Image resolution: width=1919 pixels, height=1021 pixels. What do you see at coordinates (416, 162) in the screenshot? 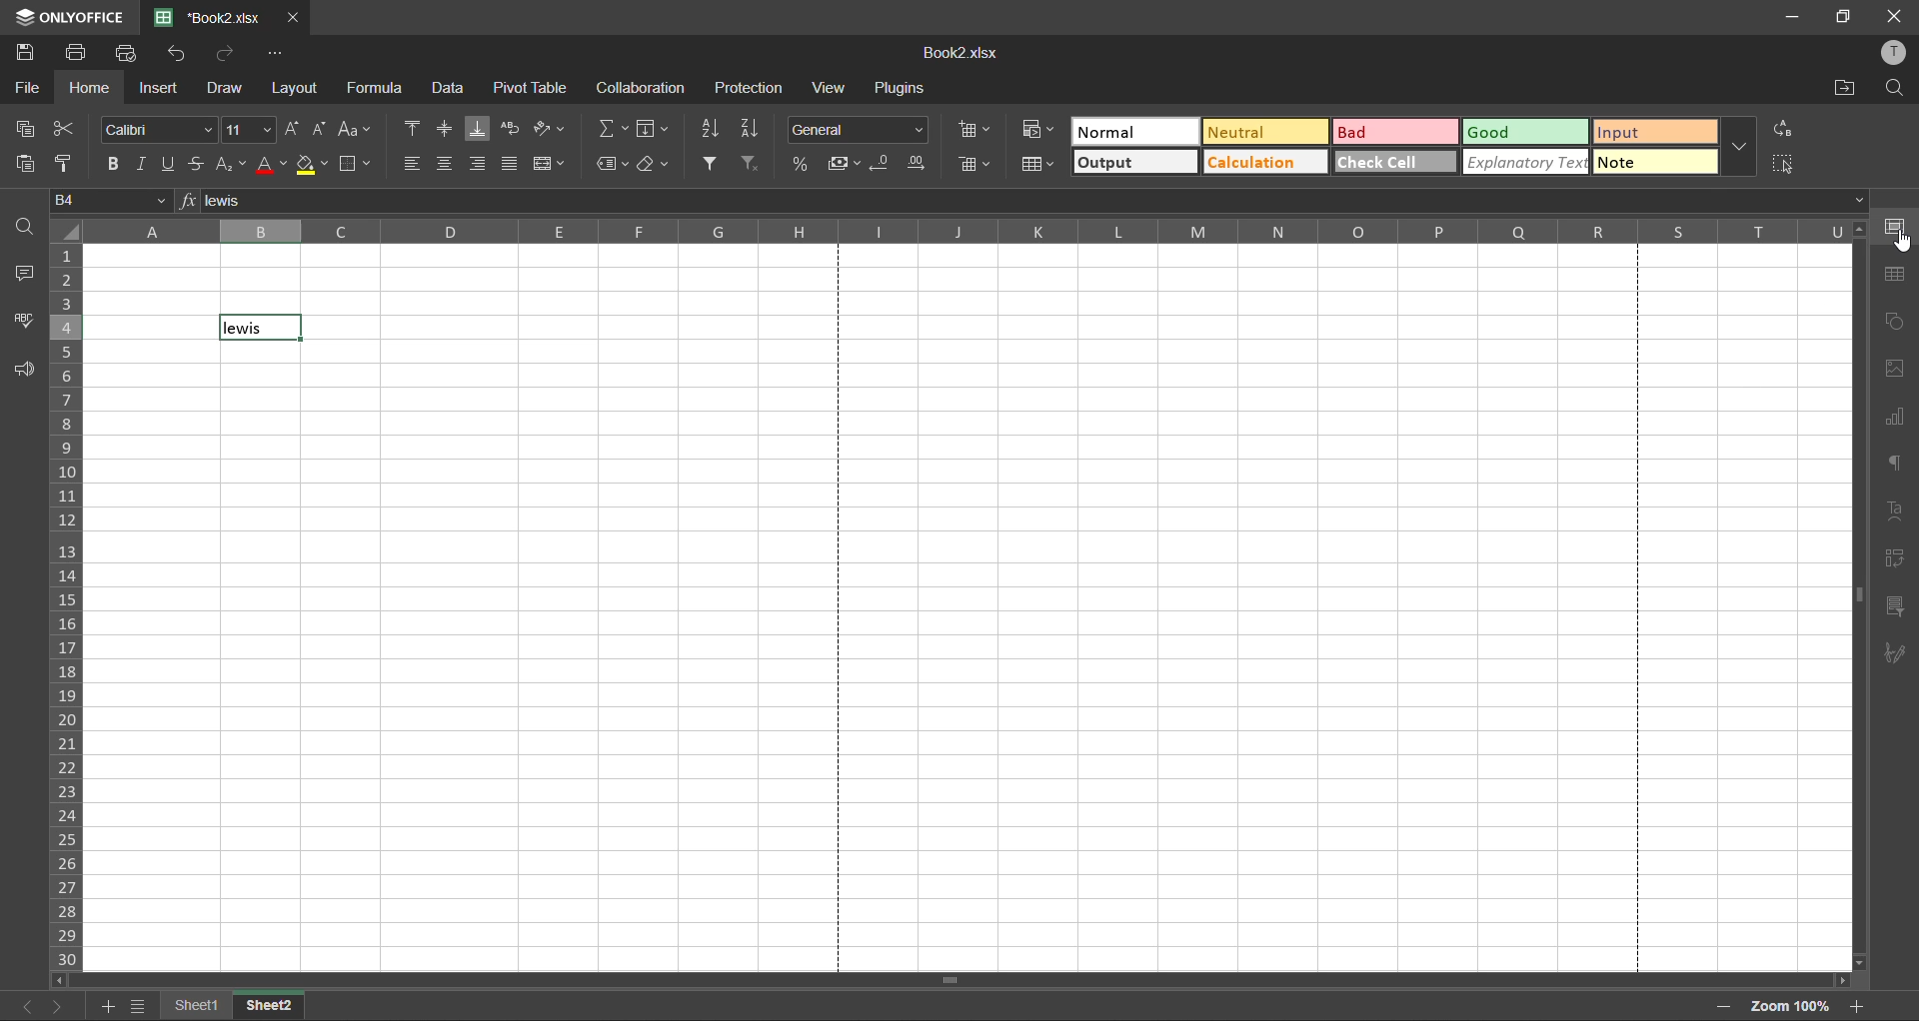
I see `align left` at bounding box center [416, 162].